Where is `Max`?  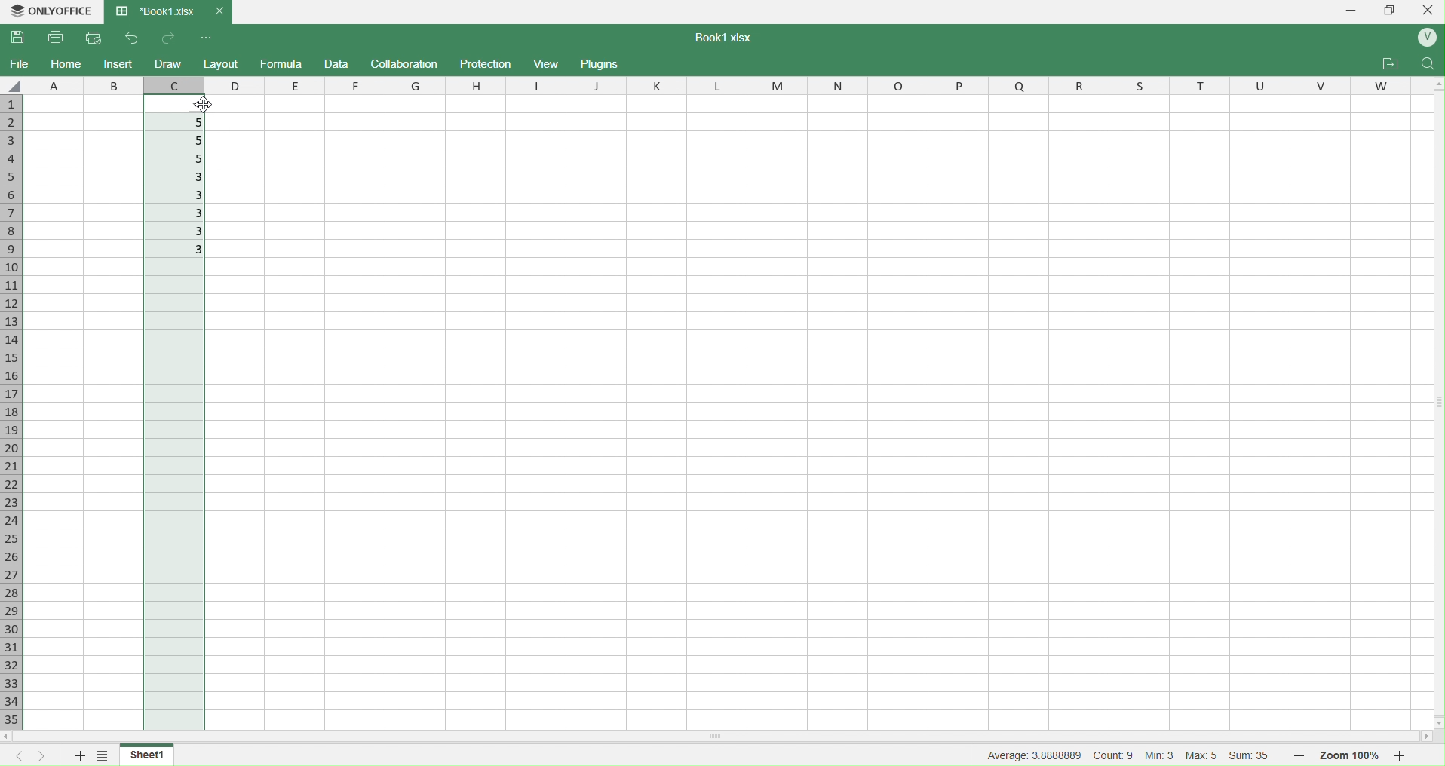
Max is located at coordinates (1204, 755).